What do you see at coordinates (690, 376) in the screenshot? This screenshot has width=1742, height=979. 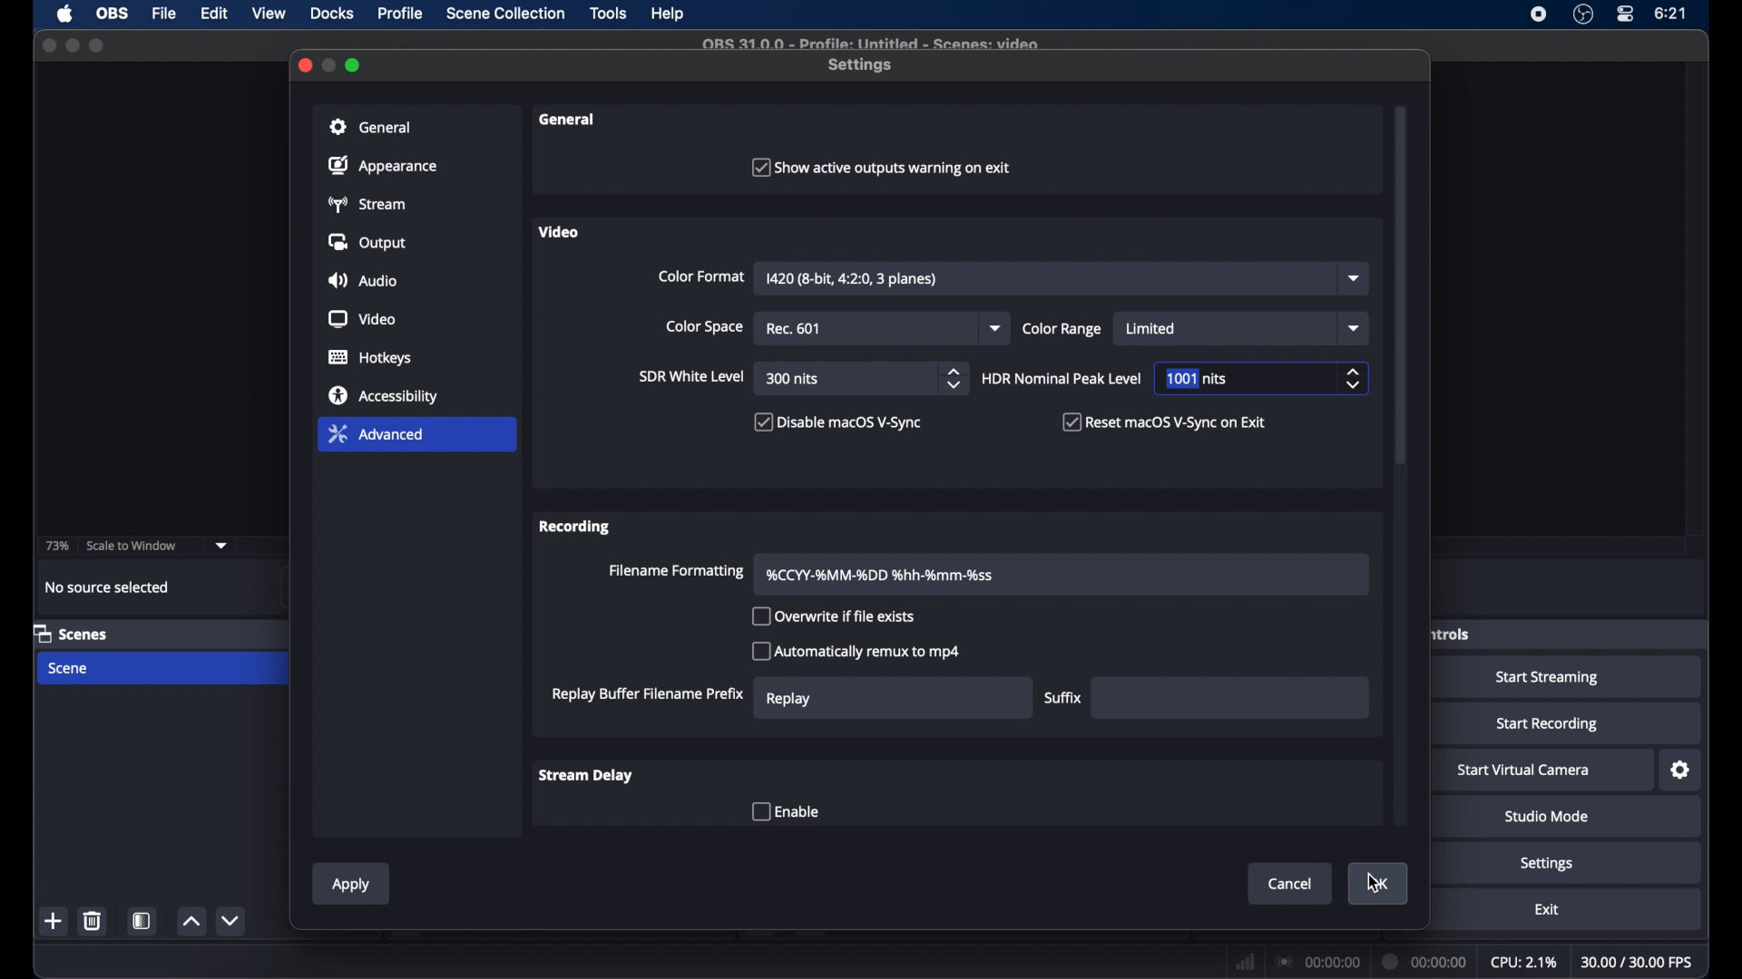 I see `sir white level` at bounding box center [690, 376].